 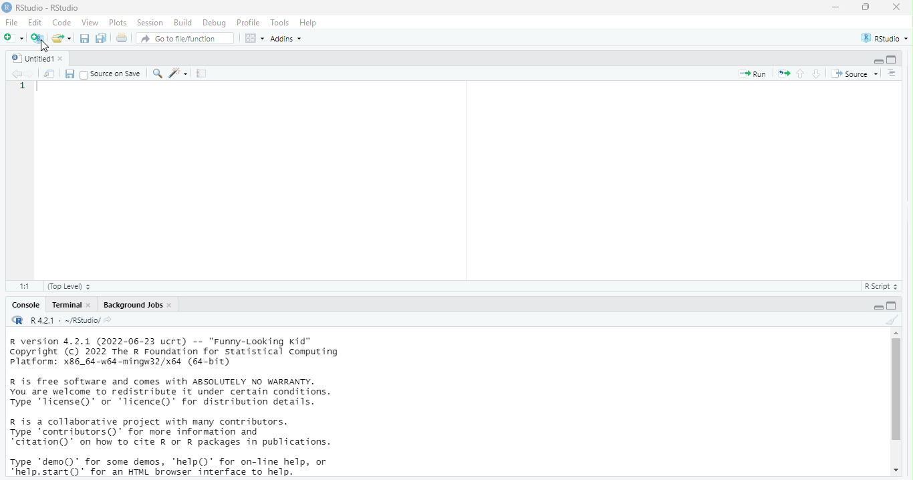 What do you see at coordinates (203, 74) in the screenshot?
I see `compile report` at bounding box center [203, 74].